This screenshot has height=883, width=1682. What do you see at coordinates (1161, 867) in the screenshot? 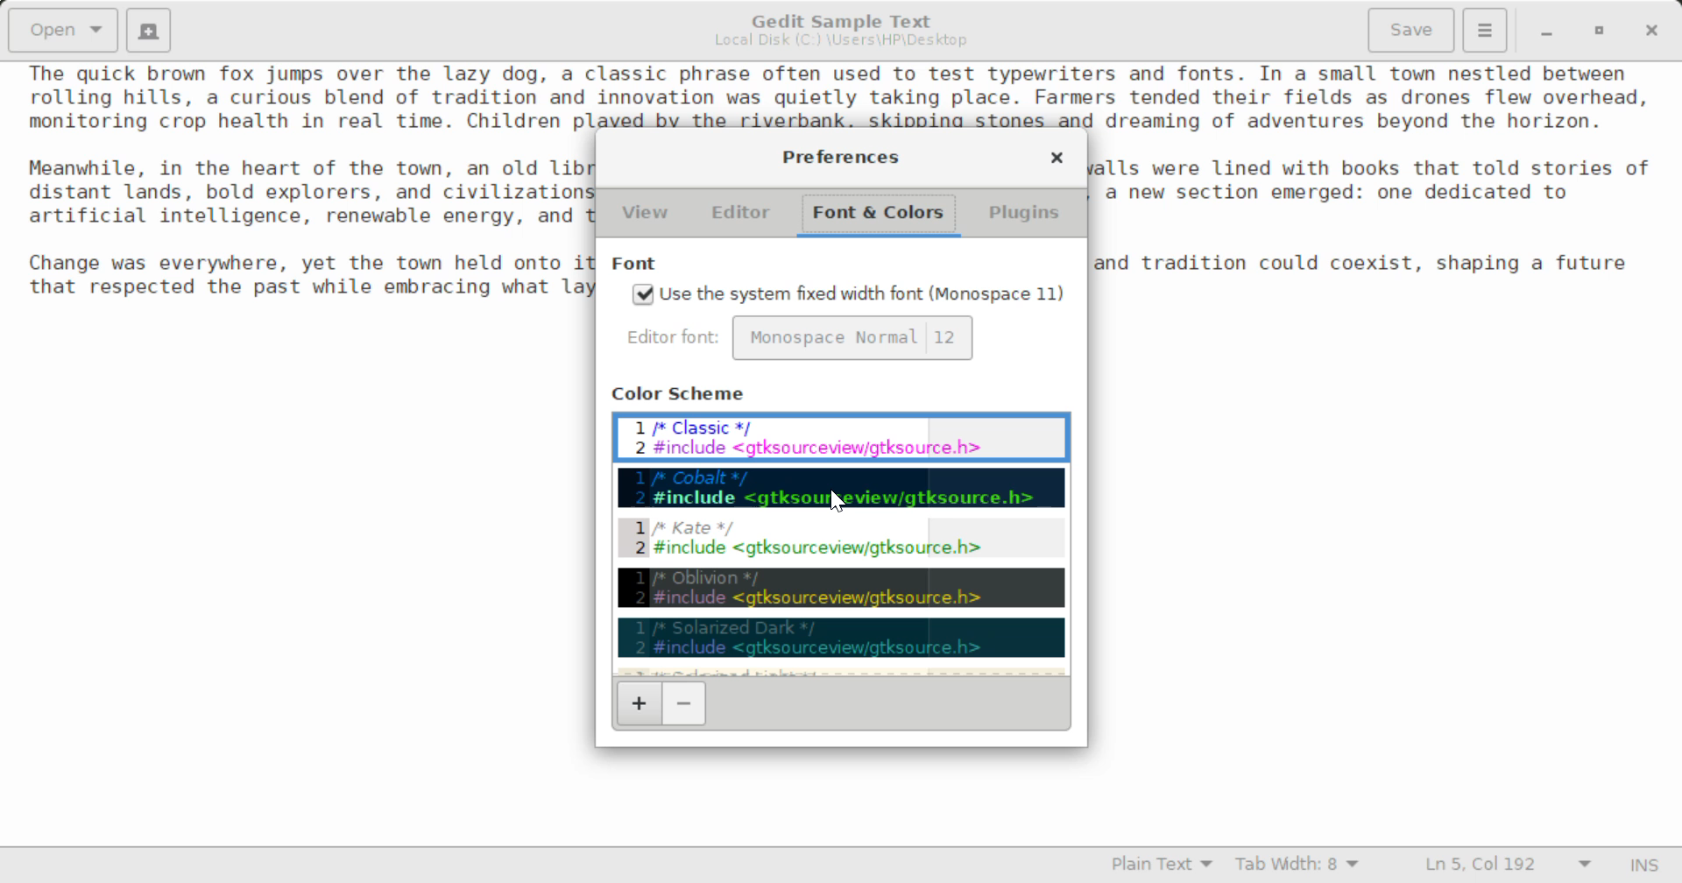
I see `Text Language` at bounding box center [1161, 867].